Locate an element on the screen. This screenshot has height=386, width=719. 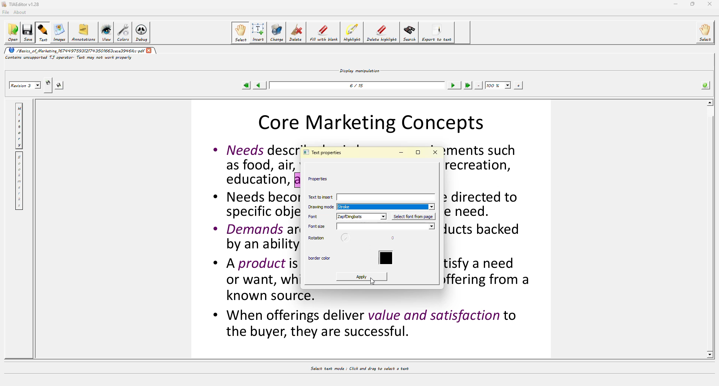
text is located at coordinates (43, 33).